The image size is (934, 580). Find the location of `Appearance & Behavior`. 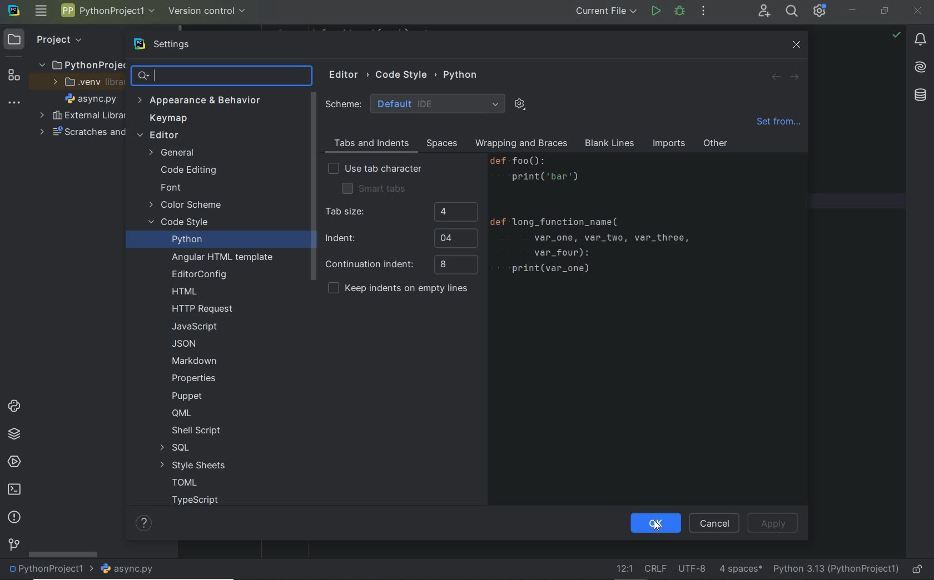

Appearance & Behavior is located at coordinates (200, 102).